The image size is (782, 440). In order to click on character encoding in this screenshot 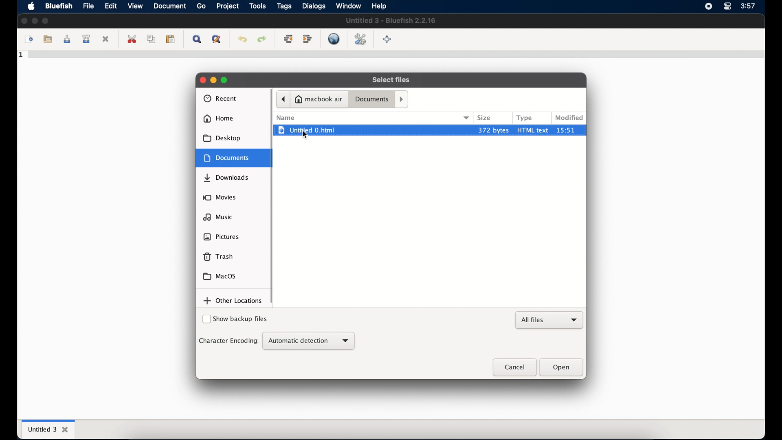, I will do `click(228, 341)`.